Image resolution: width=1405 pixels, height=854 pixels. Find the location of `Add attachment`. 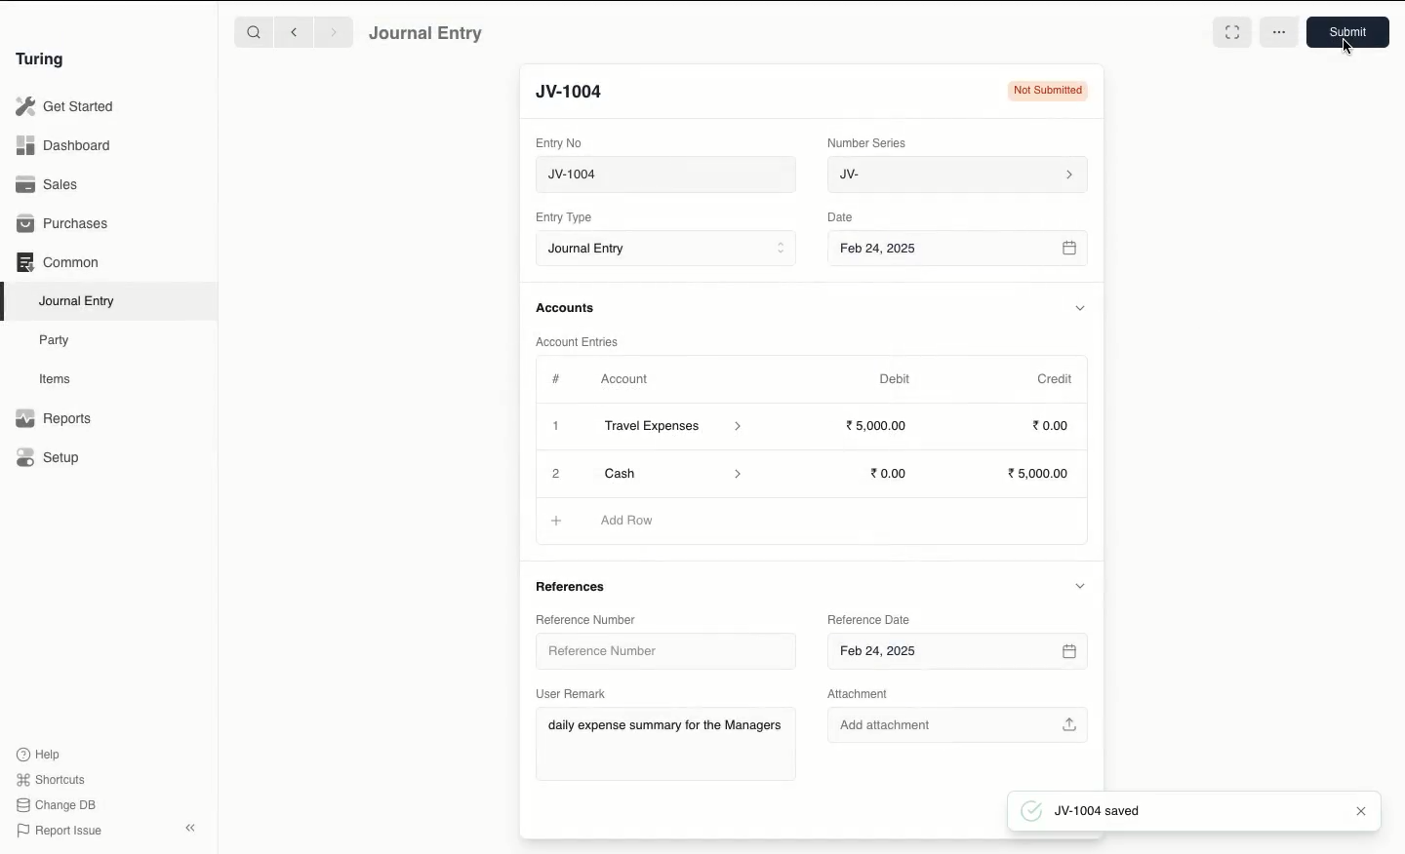

Add attachment is located at coordinates (959, 721).